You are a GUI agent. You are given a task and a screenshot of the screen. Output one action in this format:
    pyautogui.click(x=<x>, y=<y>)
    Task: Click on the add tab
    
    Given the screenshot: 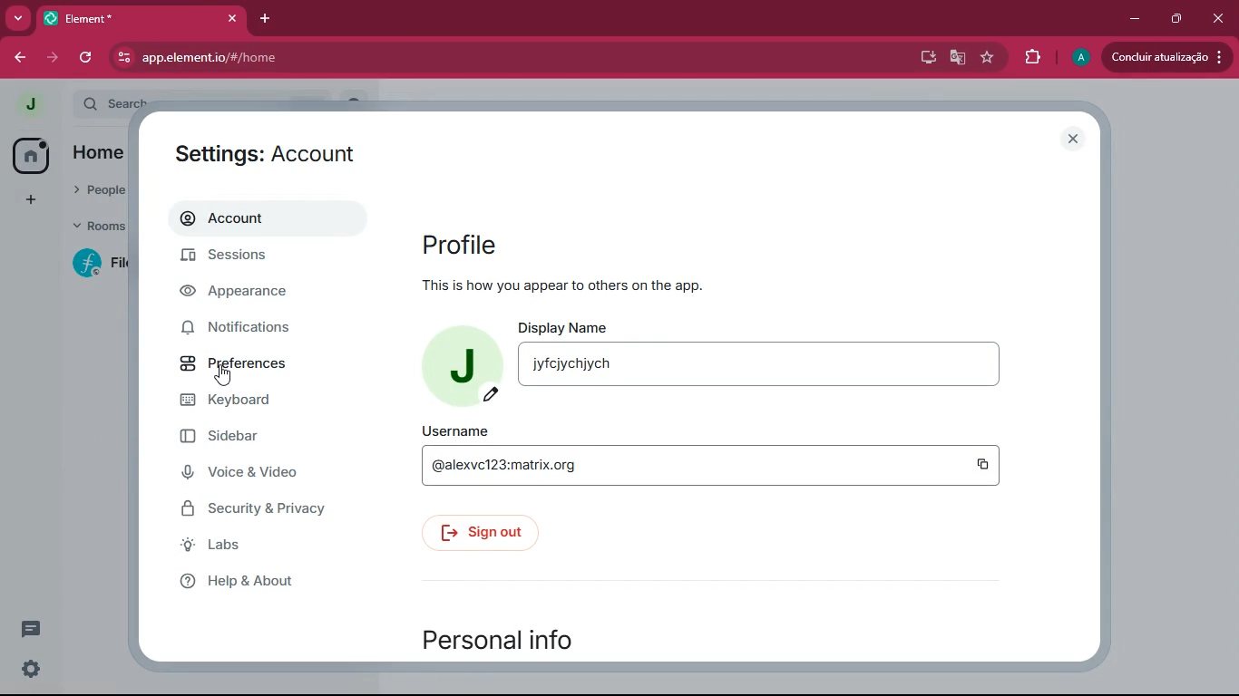 What is the action you would take?
    pyautogui.click(x=271, y=17)
    